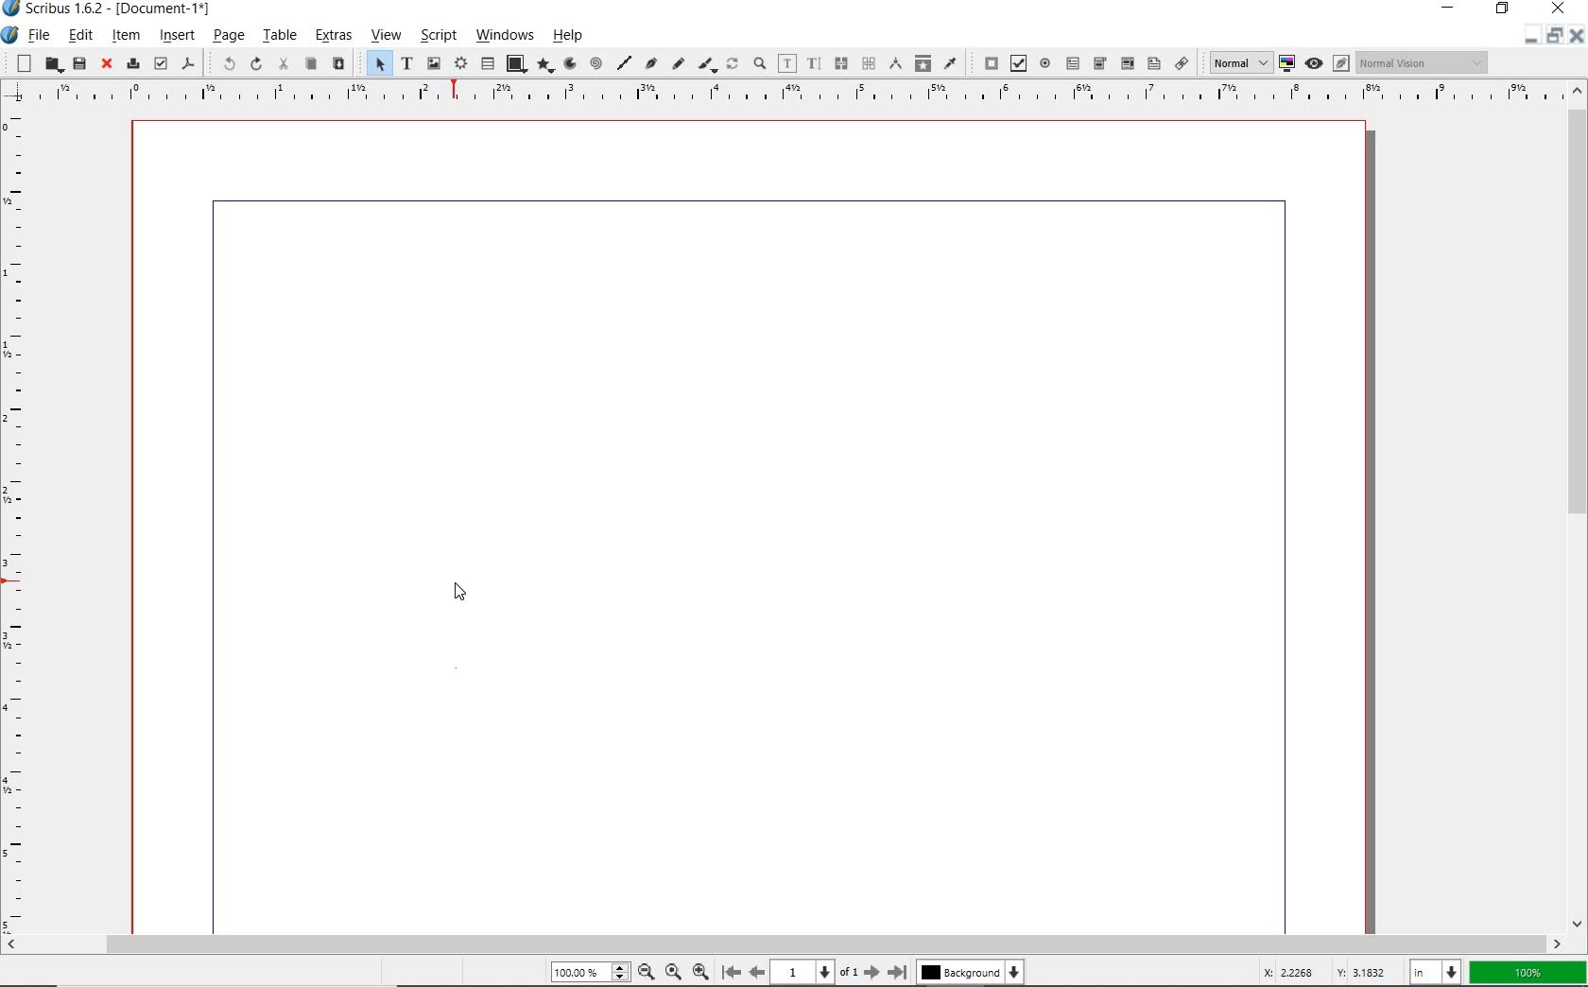 The height and width of the screenshot is (987, 1588). Describe the element at coordinates (1237, 62) in the screenshot. I see `normal` at that location.